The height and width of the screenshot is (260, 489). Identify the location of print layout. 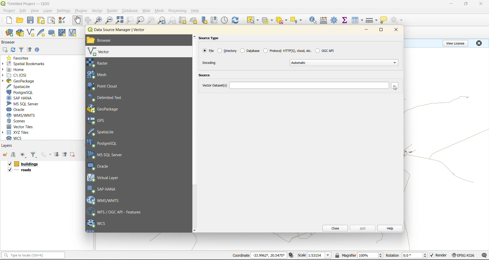
(42, 21).